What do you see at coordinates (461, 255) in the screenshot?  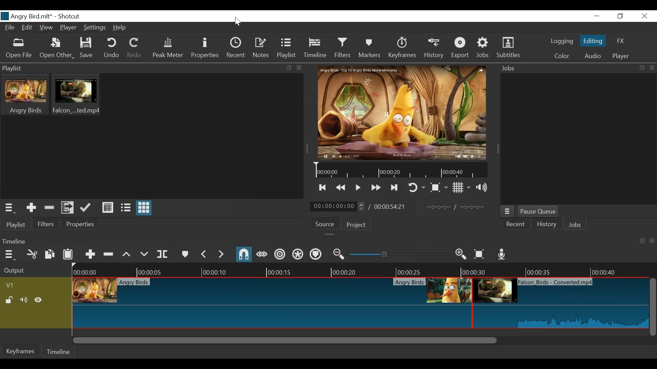 I see `Zoom timeline in` at bounding box center [461, 255].